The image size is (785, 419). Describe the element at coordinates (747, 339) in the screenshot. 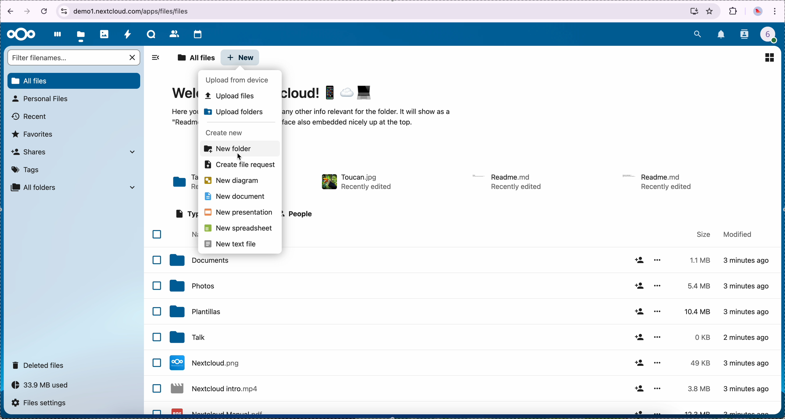

I see `4 minutes ago` at that location.